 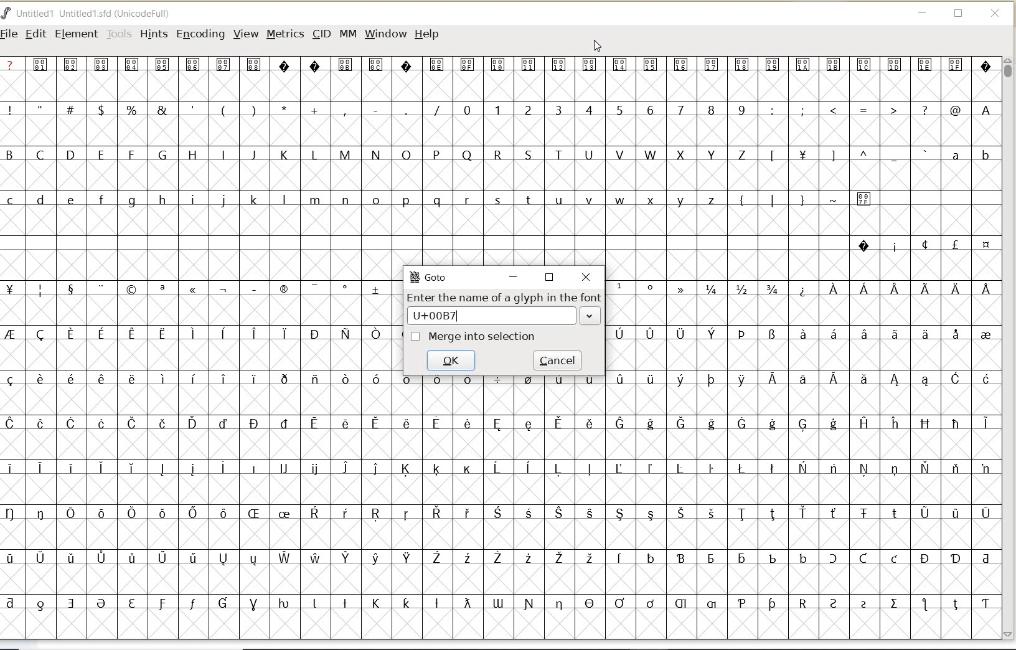 I want to click on special characters, so click(x=883, y=110).